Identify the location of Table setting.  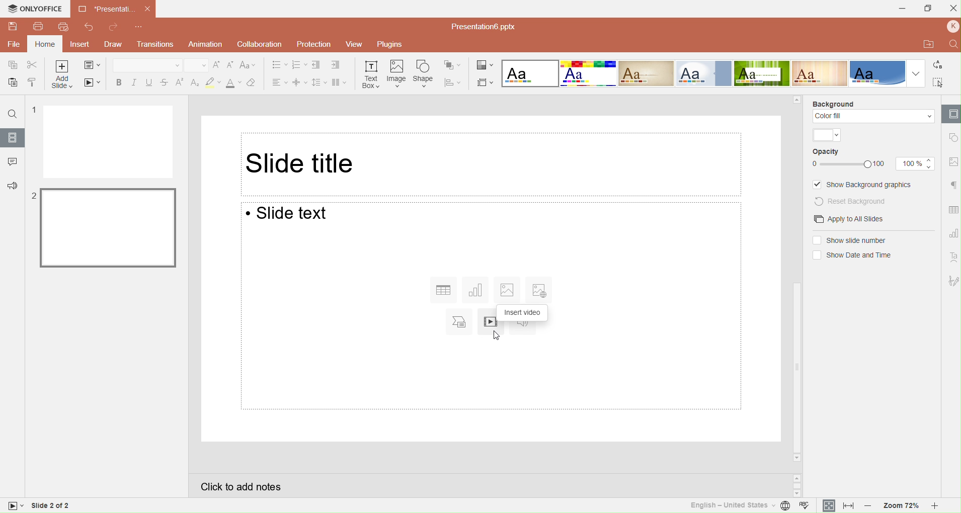
(952, 209).